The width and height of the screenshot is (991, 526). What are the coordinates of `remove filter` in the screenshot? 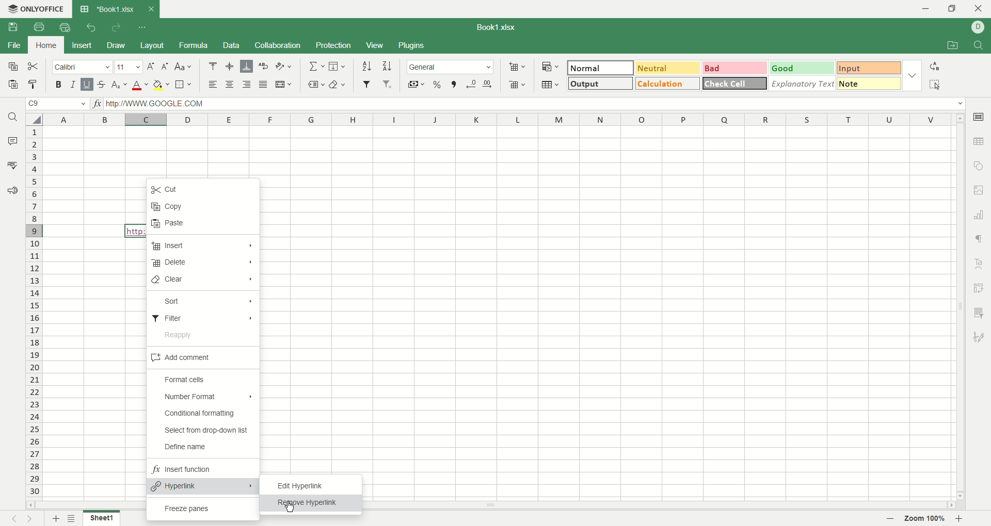 It's located at (386, 84).